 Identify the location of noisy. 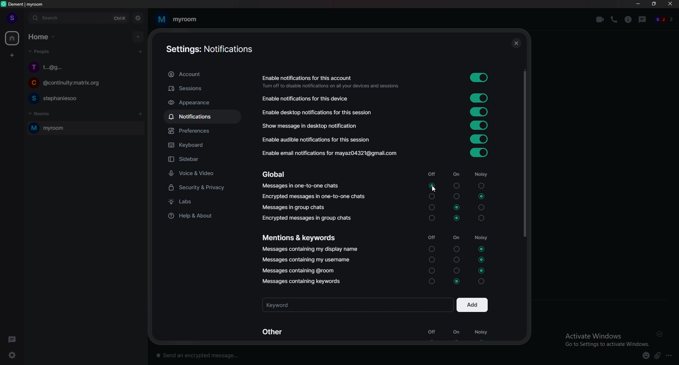
(482, 332).